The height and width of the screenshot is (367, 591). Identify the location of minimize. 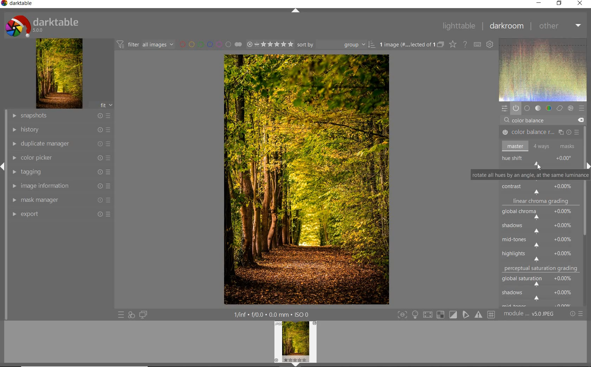
(539, 2).